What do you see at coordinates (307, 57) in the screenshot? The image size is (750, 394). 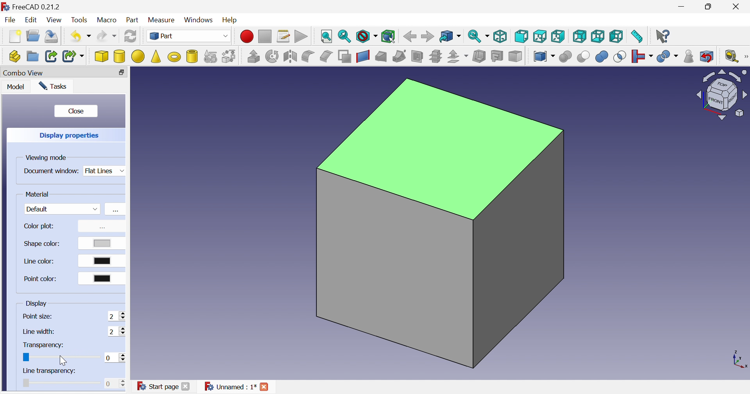 I see `Fillet` at bounding box center [307, 57].